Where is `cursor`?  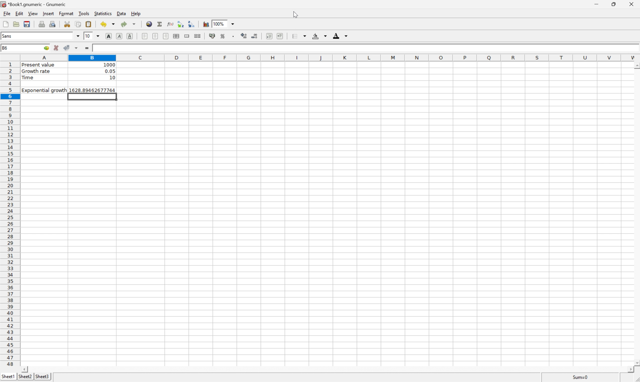
cursor is located at coordinates (296, 15).